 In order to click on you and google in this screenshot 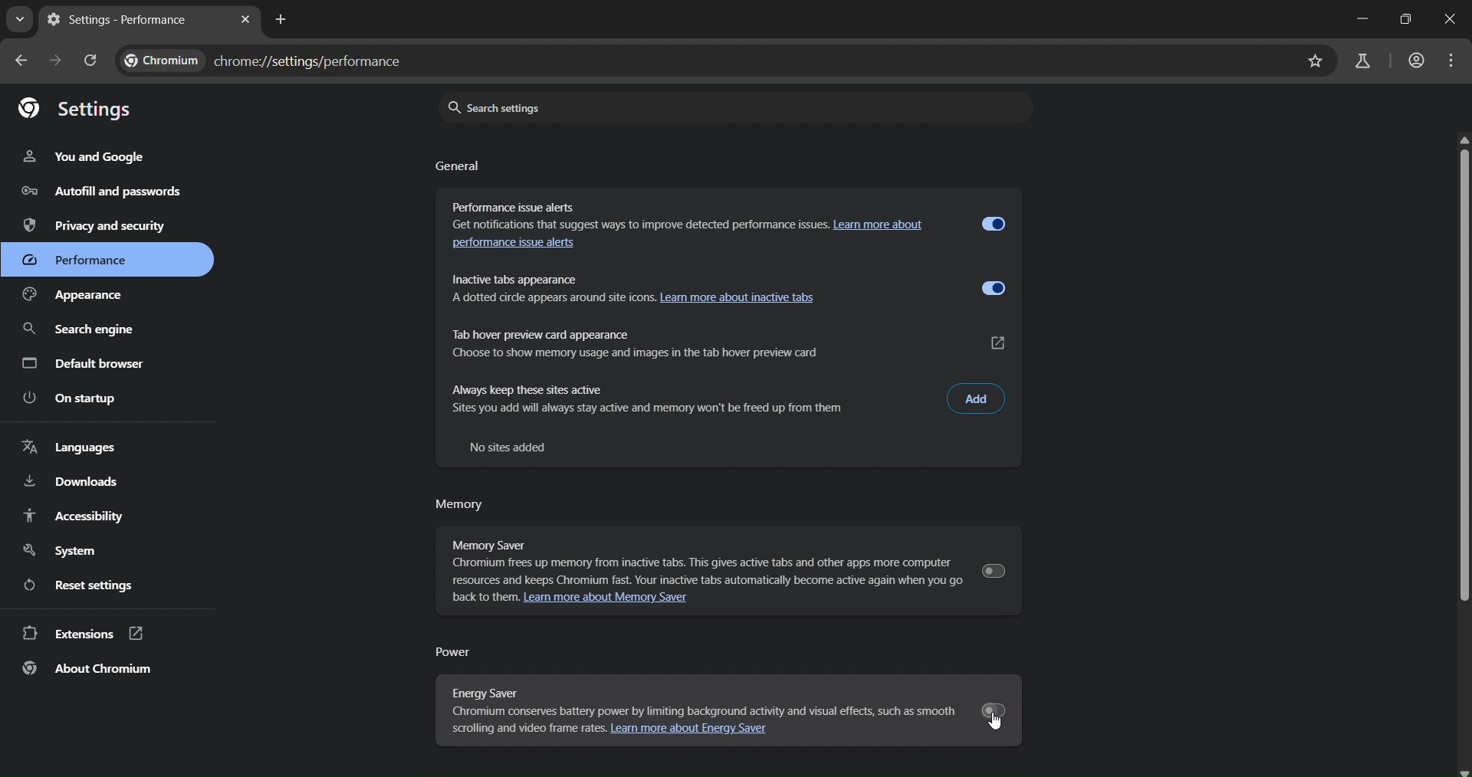, I will do `click(85, 158)`.